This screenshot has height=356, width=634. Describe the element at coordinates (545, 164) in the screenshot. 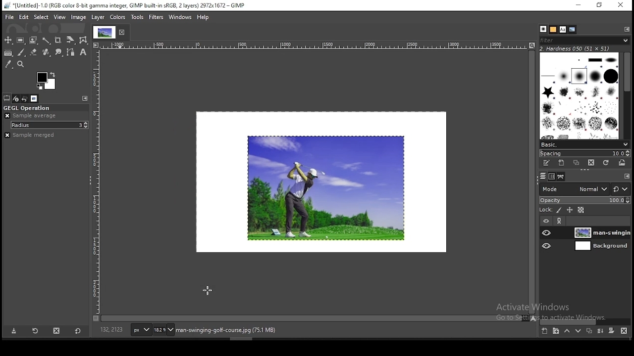

I see `edit this brush` at that location.